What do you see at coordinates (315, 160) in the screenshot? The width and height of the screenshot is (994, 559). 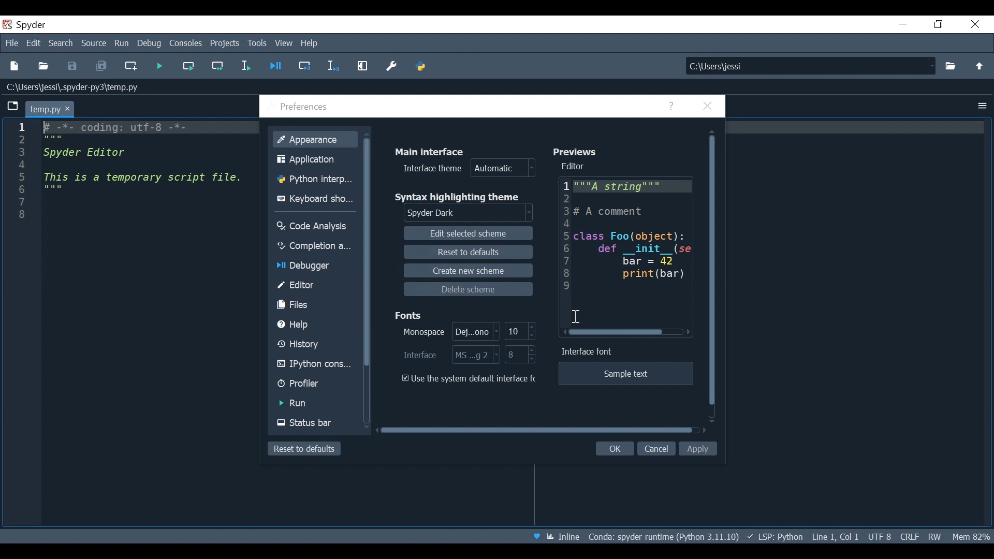 I see `Application` at bounding box center [315, 160].